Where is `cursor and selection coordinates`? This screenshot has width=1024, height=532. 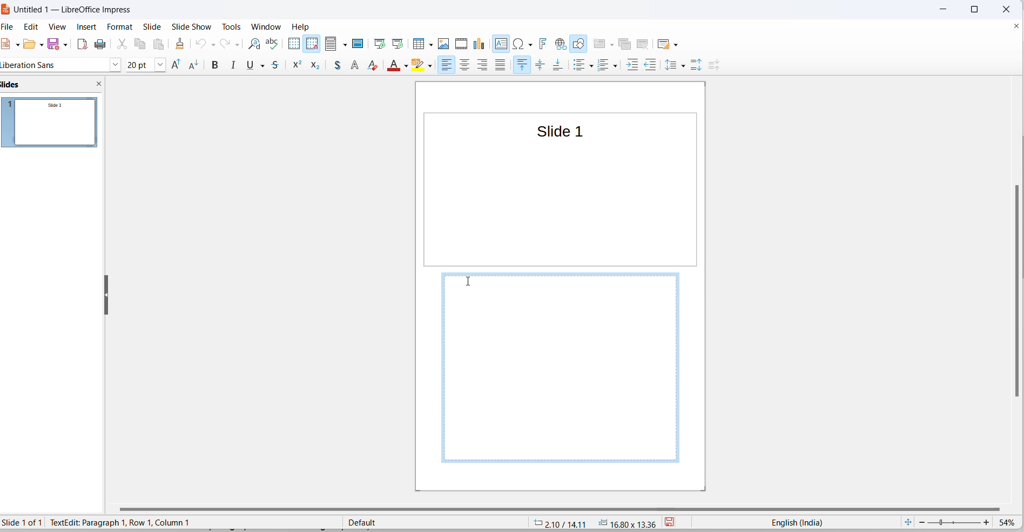
cursor and selection coordinates is located at coordinates (594, 522).